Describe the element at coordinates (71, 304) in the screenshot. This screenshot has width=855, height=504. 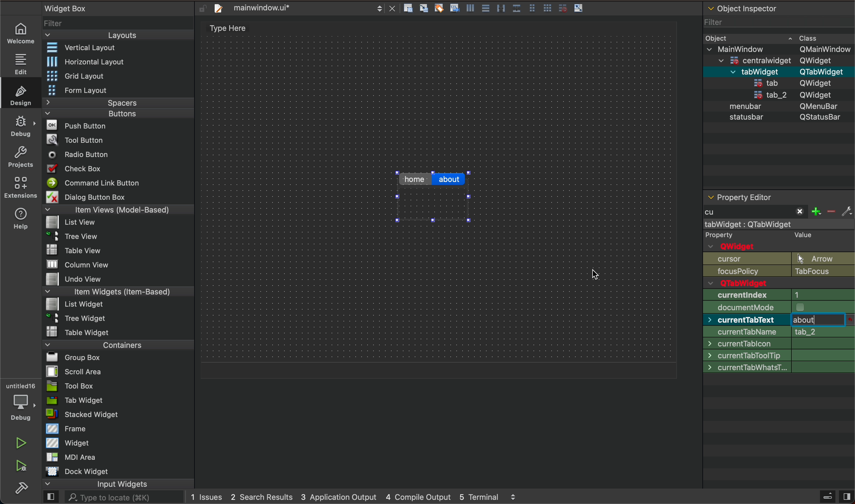
I see `List widget` at that location.